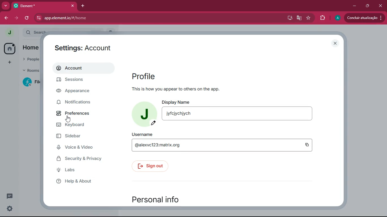 The height and width of the screenshot is (217, 387). What do you see at coordinates (99, 18) in the screenshot?
I see `app.element.io/#/home` at bounding box center [99, 18].